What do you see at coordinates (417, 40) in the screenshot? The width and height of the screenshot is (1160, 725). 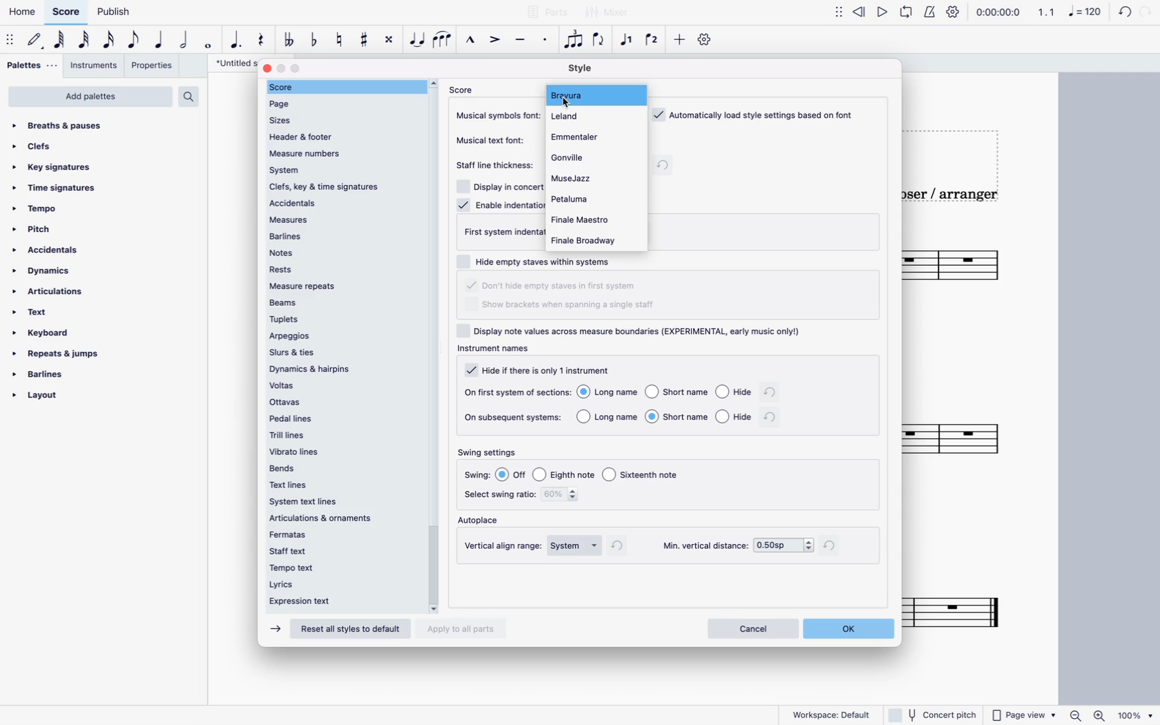 I see `Cursor` at bounding box center [417, 40].